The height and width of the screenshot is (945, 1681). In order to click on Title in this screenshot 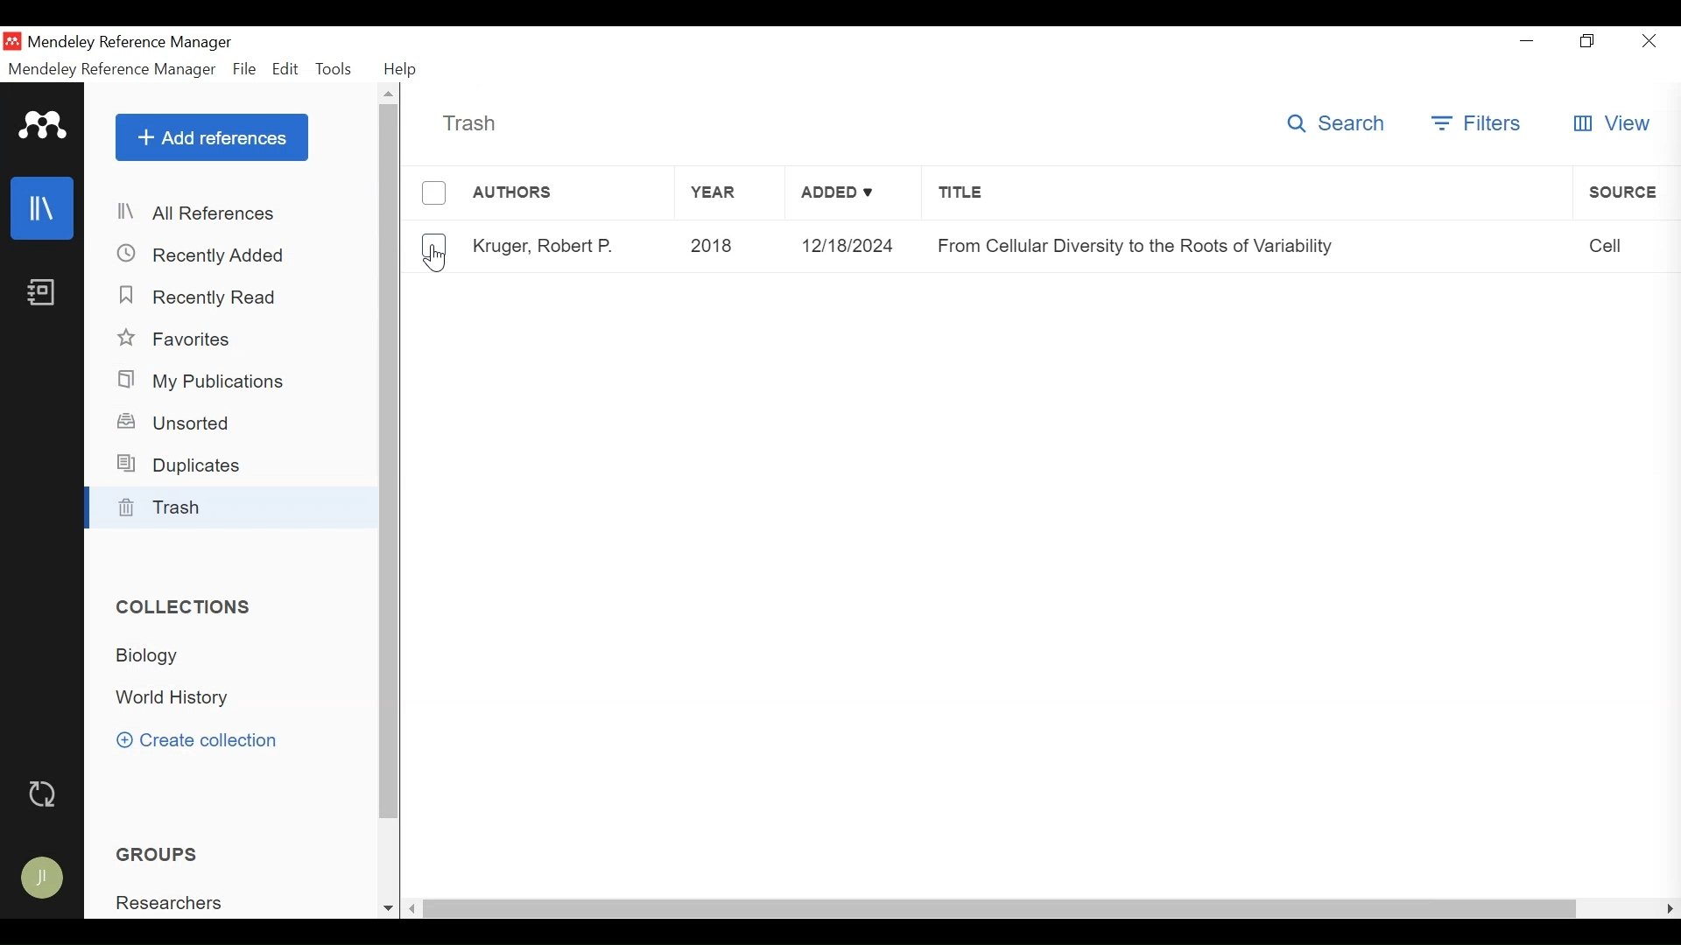, I will do `click(1248, 196)`.